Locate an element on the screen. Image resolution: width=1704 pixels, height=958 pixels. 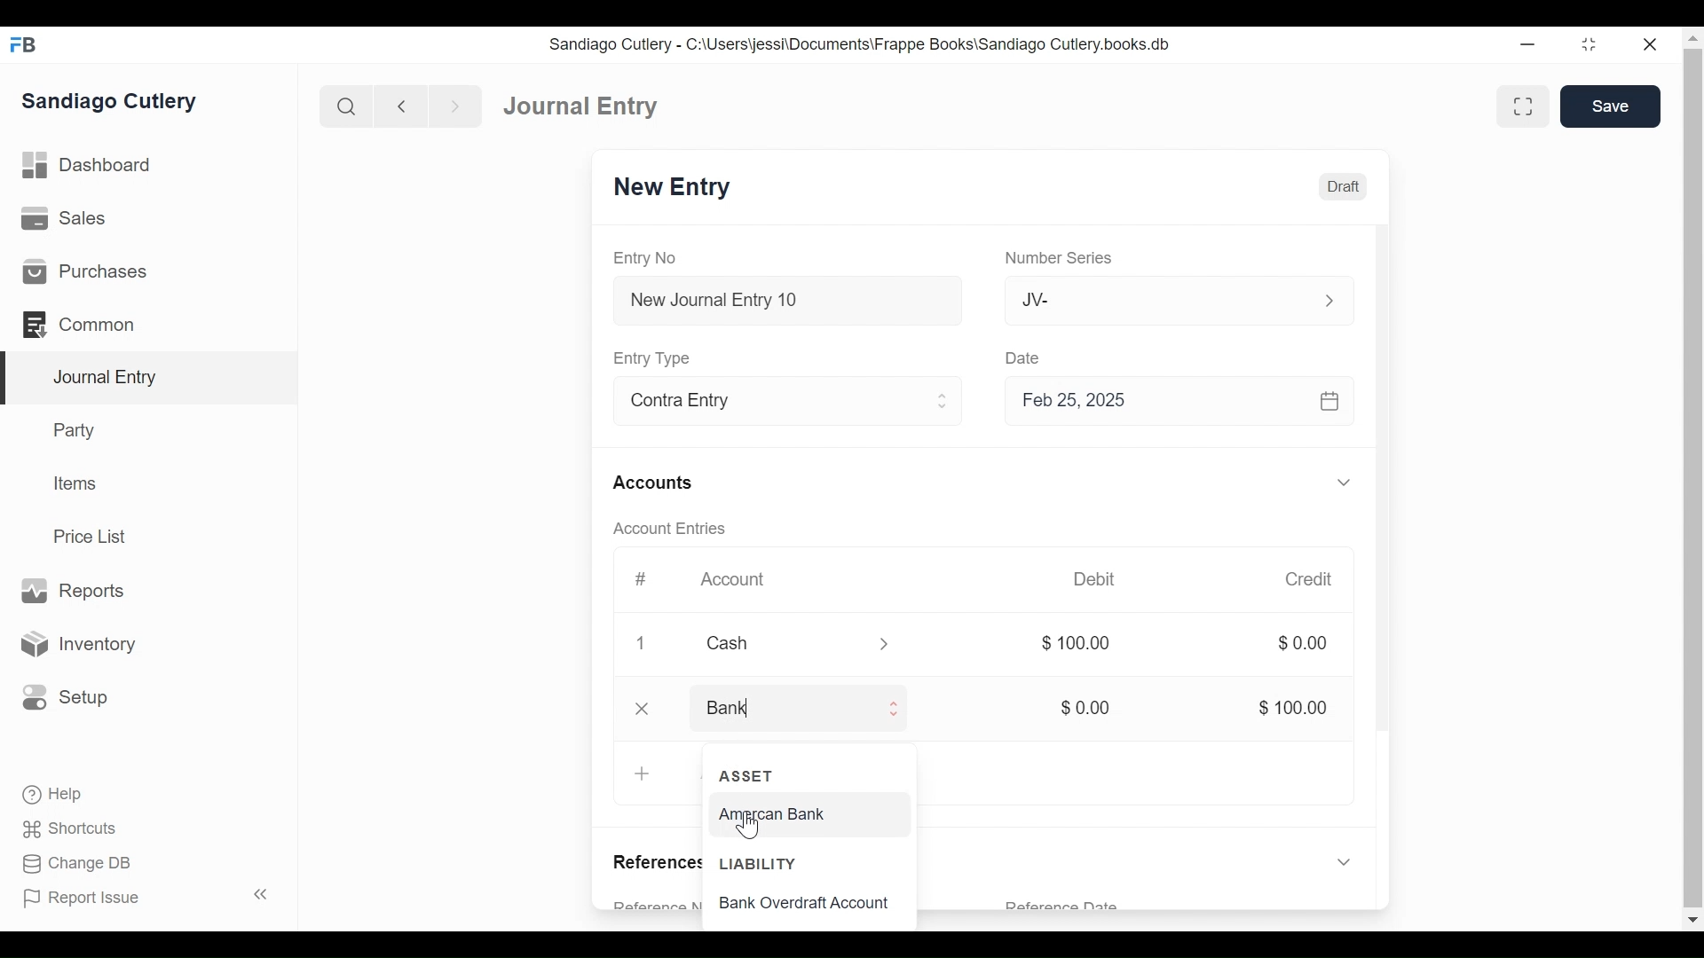
New Entry is located at coordinates (677, 189).